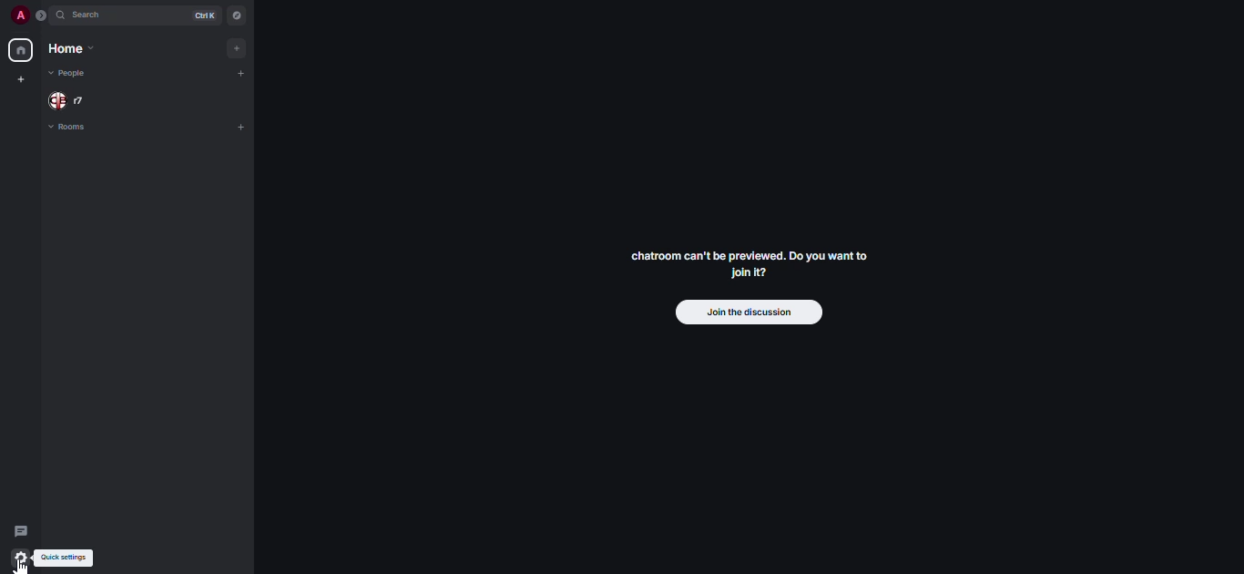 The width and height of the screenshot is (1244, 574). I want to click on ctrl K, so click(205, 13).